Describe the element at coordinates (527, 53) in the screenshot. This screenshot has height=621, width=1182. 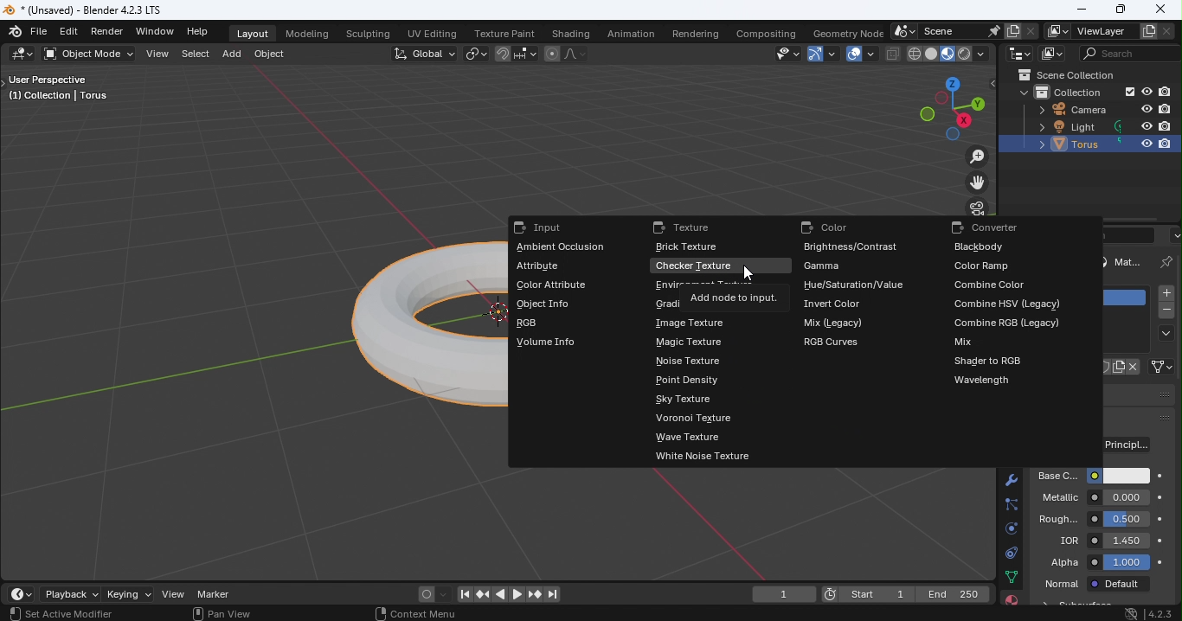
I see `Snapping` at that location.